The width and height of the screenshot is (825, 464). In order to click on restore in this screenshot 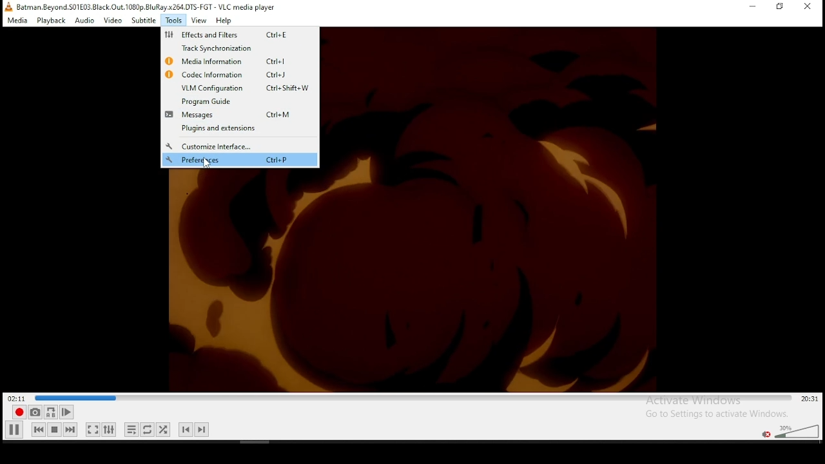, I will do `click(780, 7)`.